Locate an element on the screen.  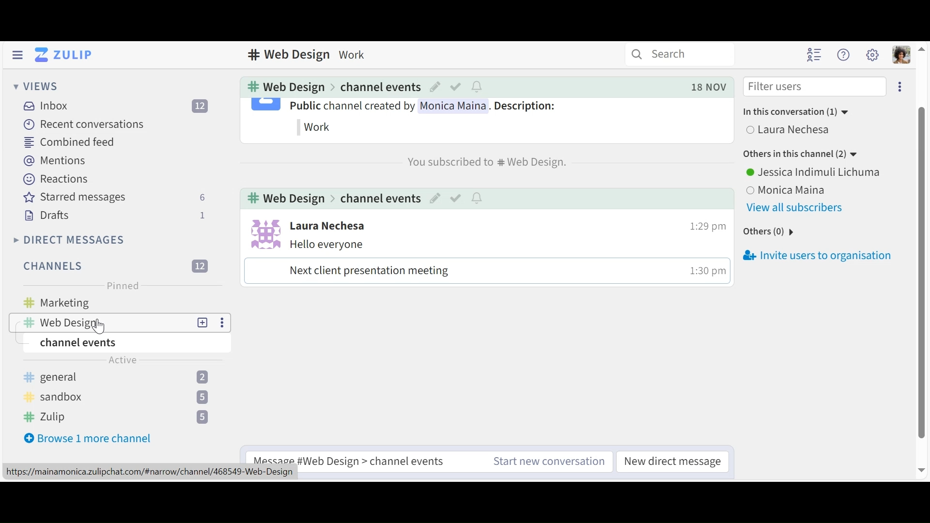
Marketing is located at coordinates (126, 304).